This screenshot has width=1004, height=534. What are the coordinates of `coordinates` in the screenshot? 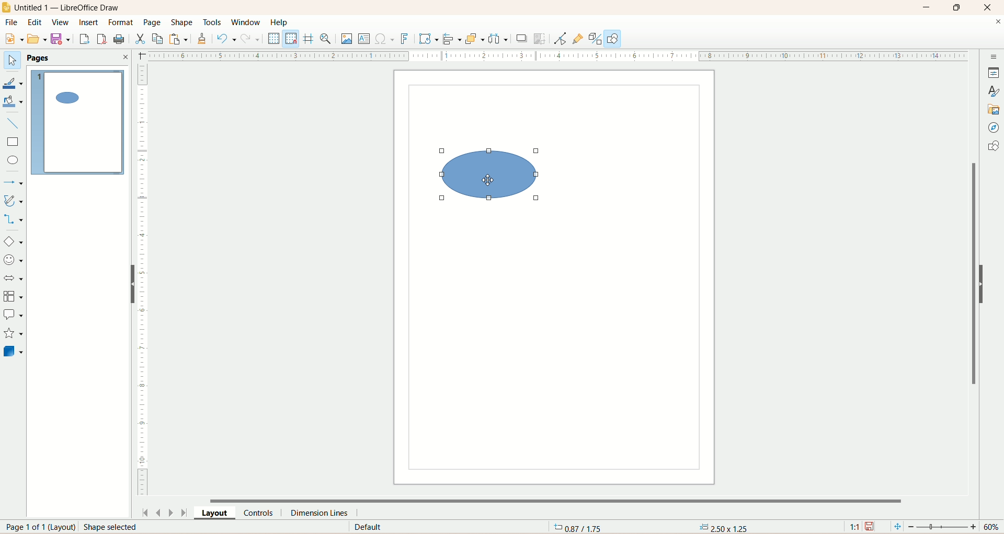 It's located at (582, 528).